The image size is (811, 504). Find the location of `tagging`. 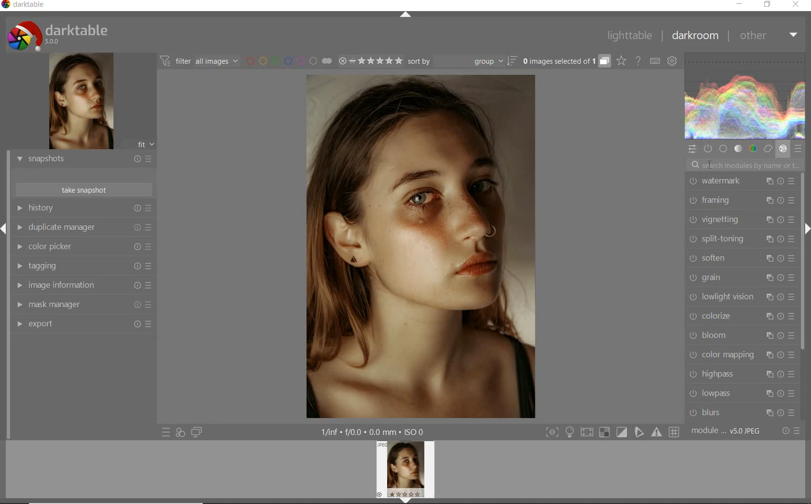

tagging is located at coordinates (83, 265).